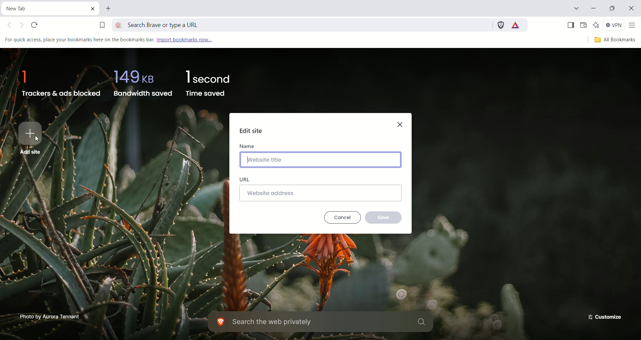 This screenshot has height=340, width=641. Describe the element at coordinates (110, 9) in the screenshot. I see `new tab` at that location.